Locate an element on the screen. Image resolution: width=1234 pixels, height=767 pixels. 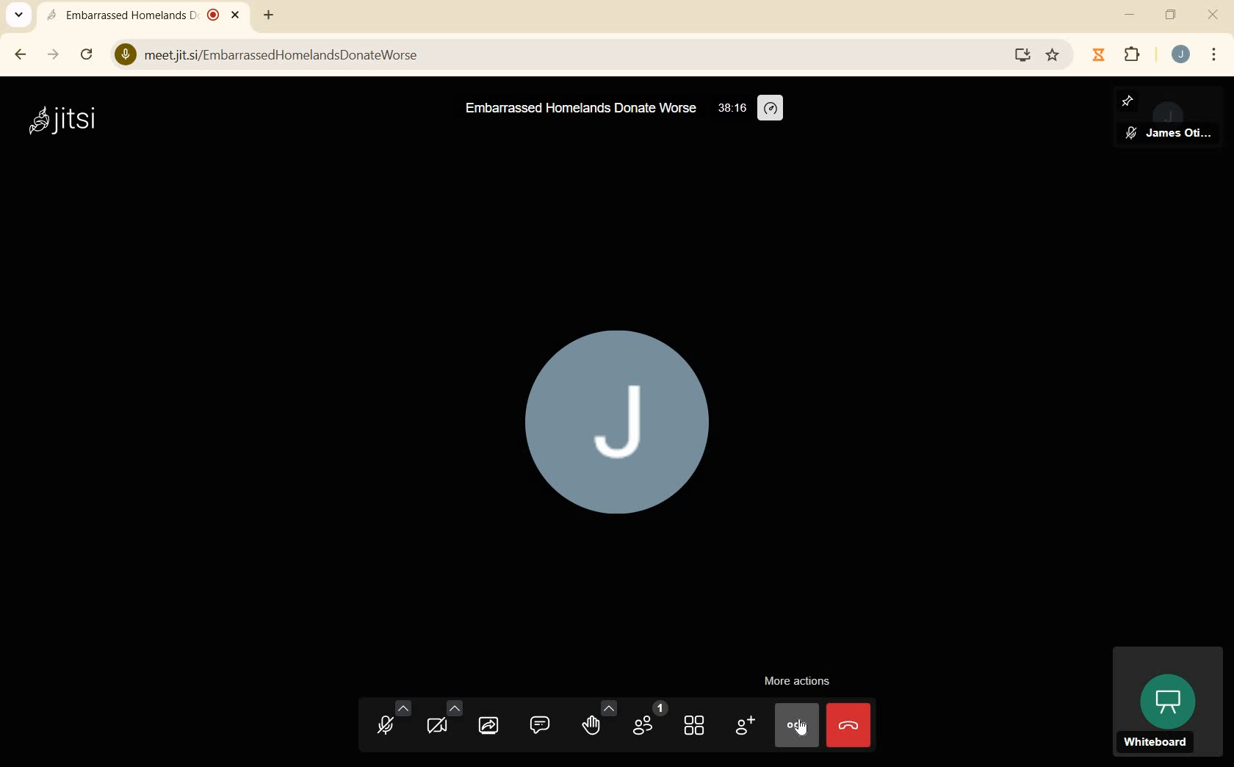
search tabs is located at coordinates (18, 15).